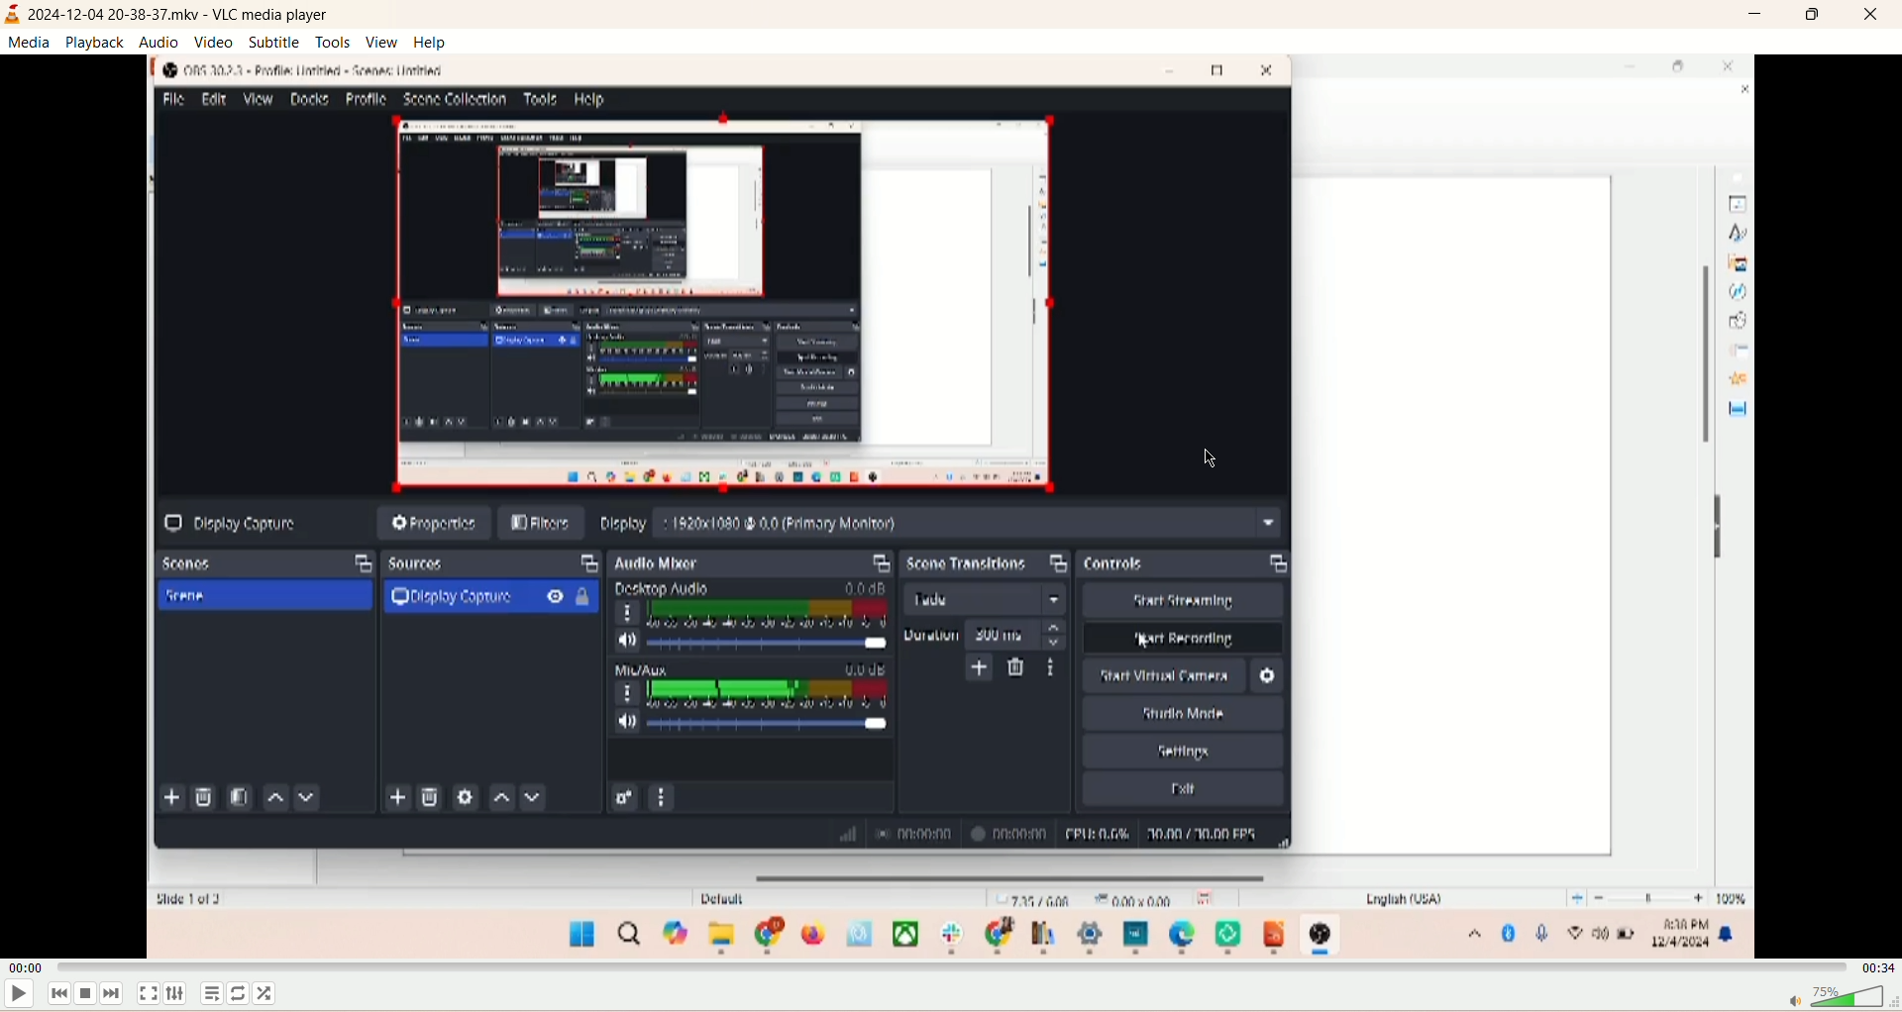 Image resolution: width=1902 pixels, height=1012 pixels. I want to click on progress bar, so click(950, 968).